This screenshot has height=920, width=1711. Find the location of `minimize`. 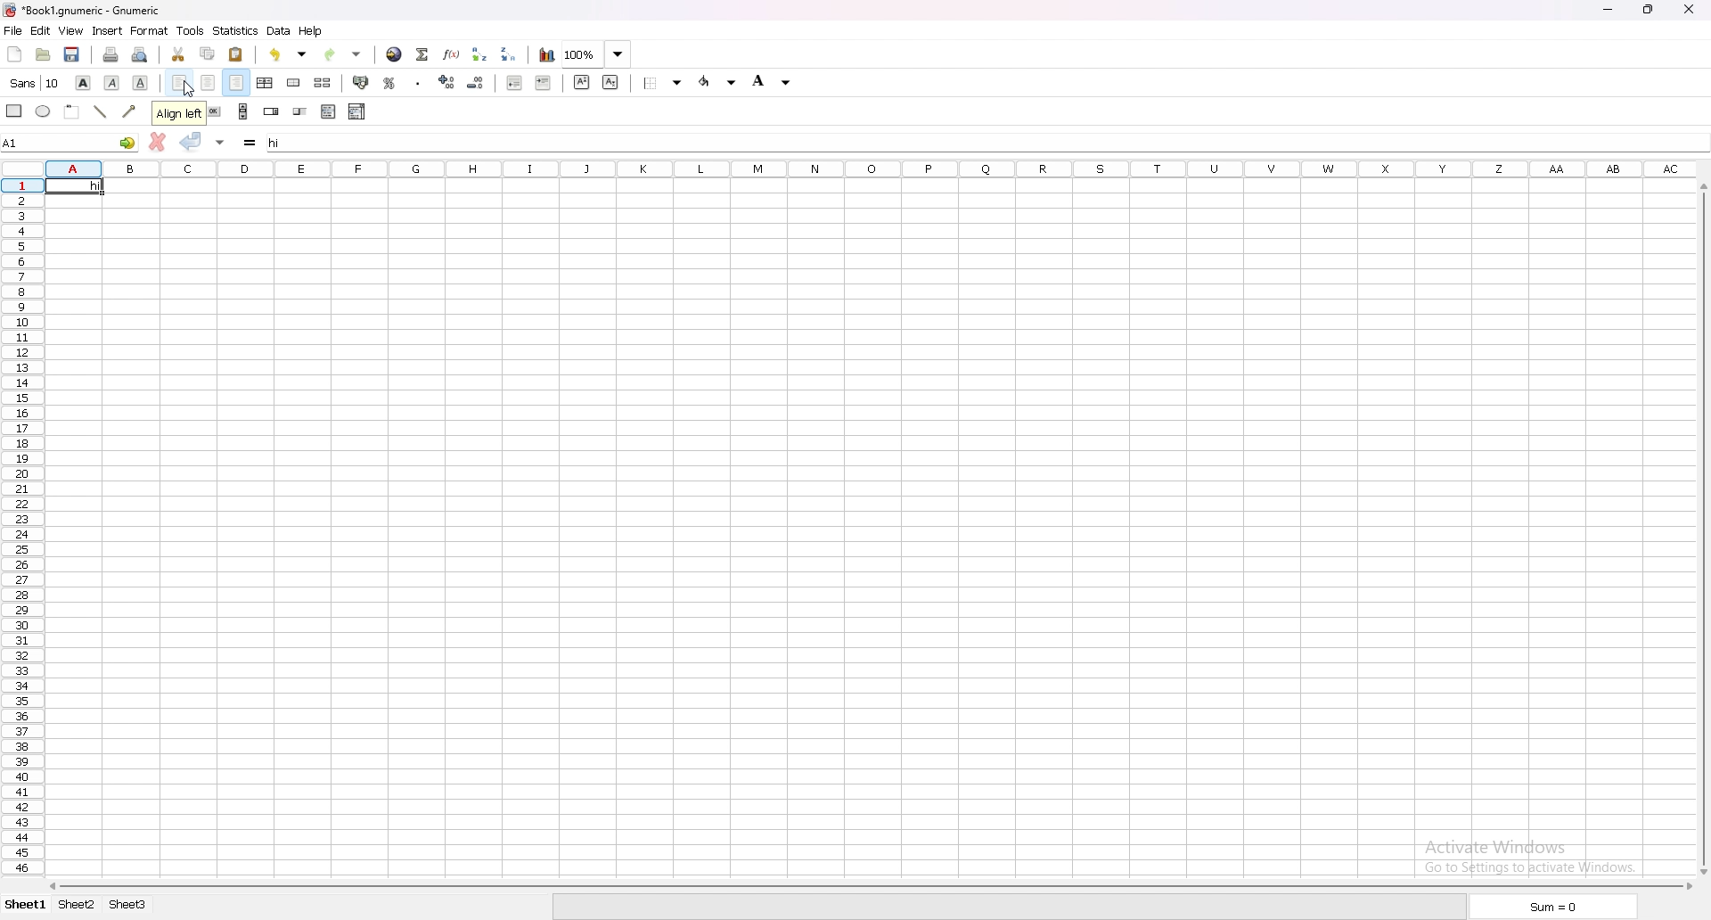

minimize is located at coordinates (1607, 11).